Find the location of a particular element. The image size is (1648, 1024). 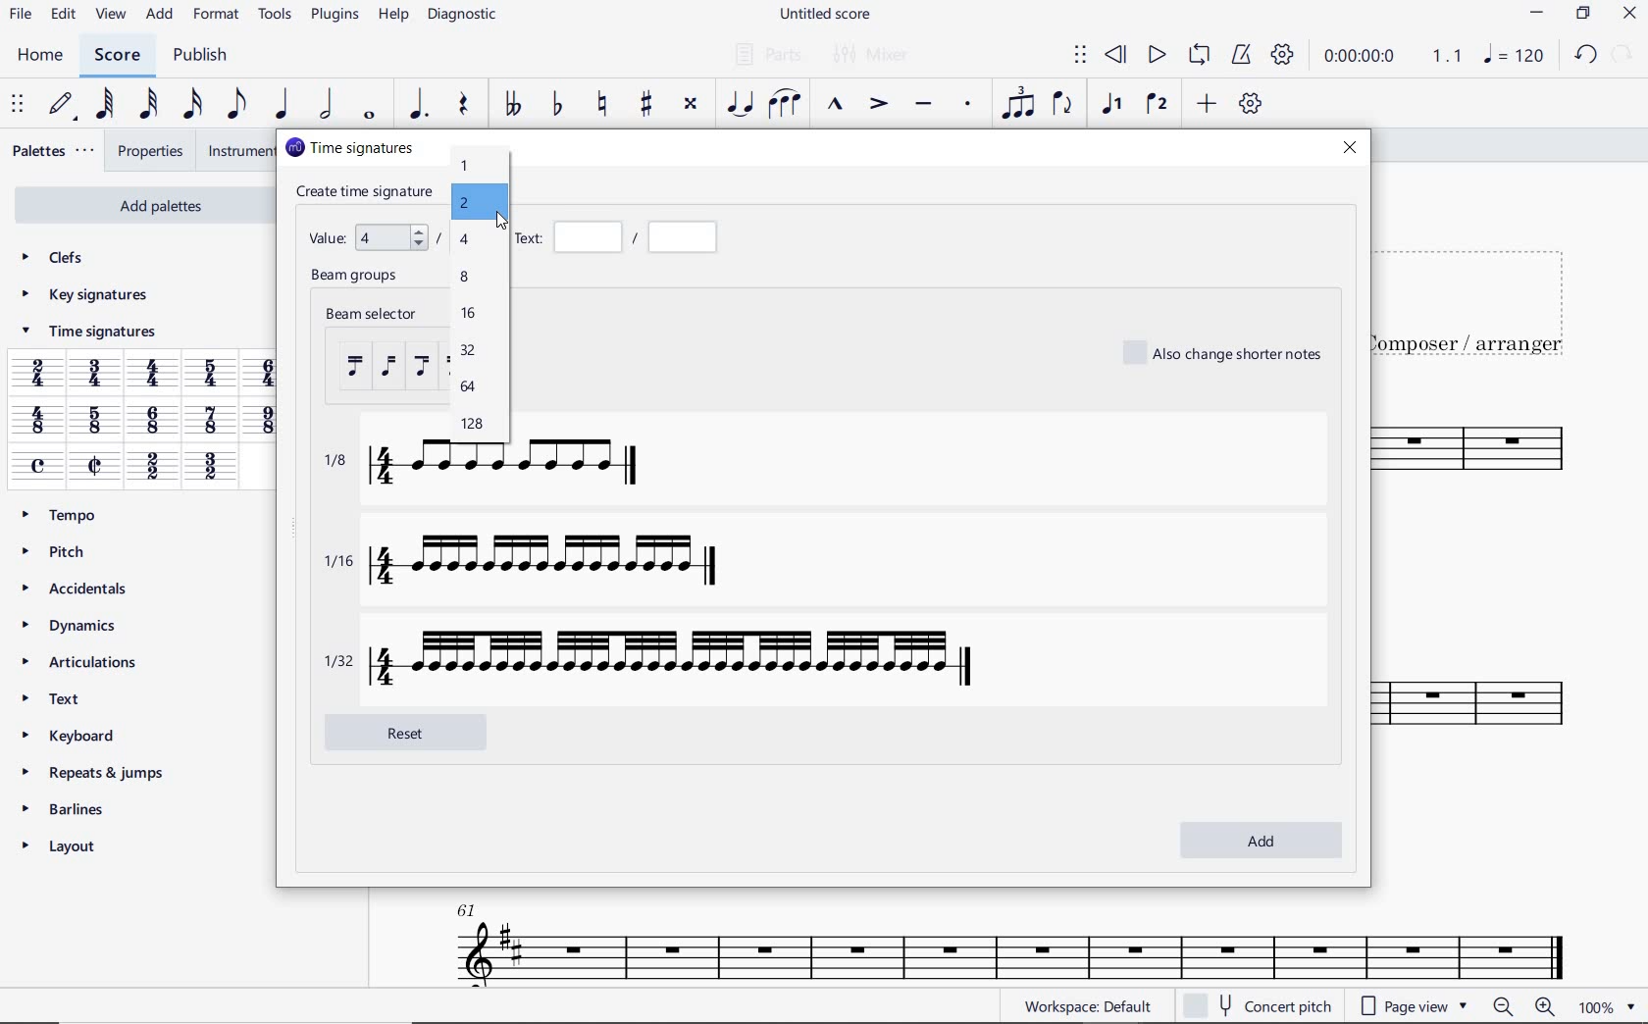

SCORE is located at coordinates (117, 56).